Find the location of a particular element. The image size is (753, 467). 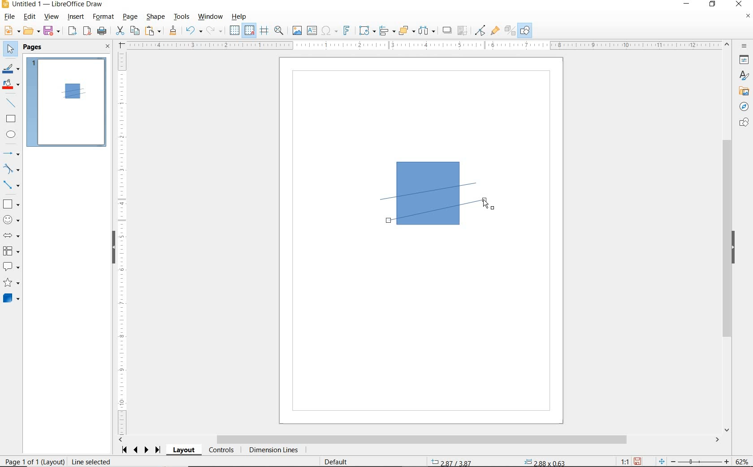

PRINT is located at coordinates (102, 32).